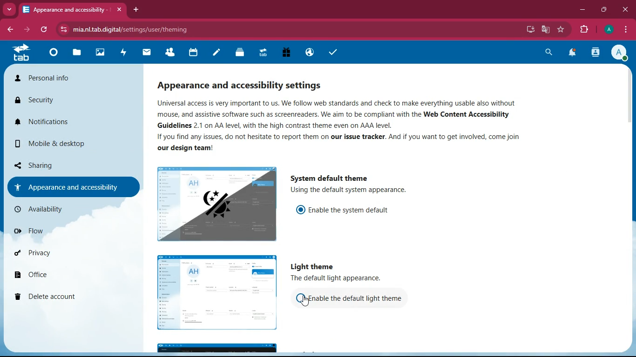 The height and width of the screenshot is (357, 636). Describe the element at coordinates (595, 52) in the screenshot. I see `activity` at that location.